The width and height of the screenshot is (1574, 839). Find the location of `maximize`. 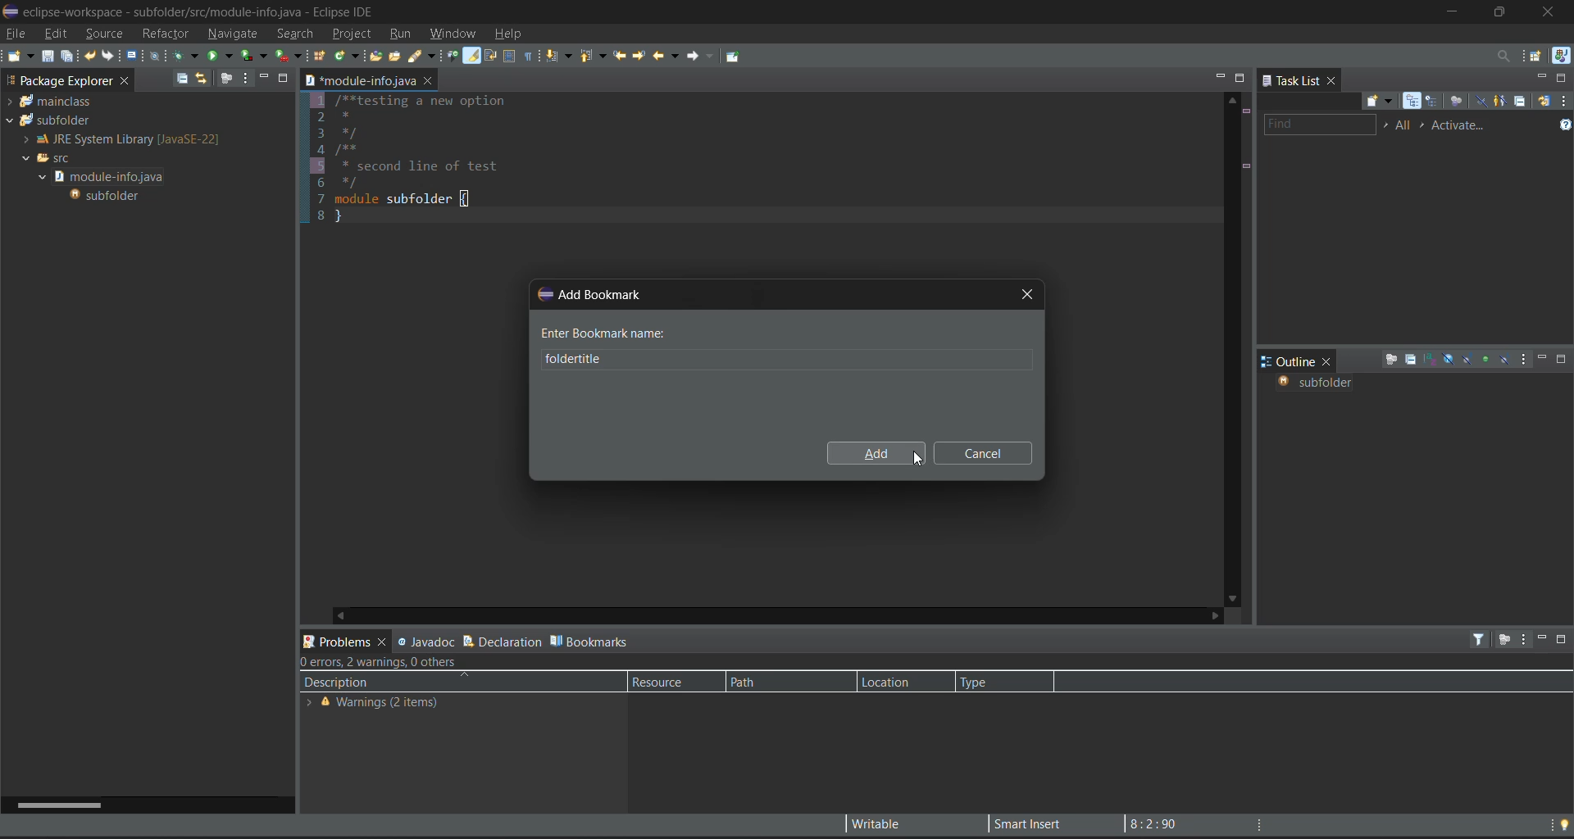

maximize is located at coordinates (1240, 78).